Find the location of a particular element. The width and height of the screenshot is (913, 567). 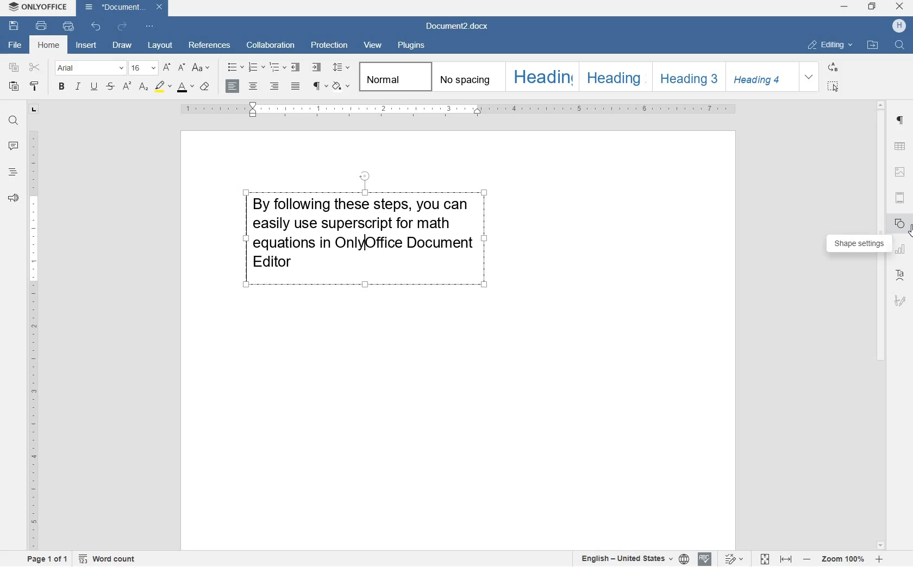

EDITING is located at coordinates (830, 45).